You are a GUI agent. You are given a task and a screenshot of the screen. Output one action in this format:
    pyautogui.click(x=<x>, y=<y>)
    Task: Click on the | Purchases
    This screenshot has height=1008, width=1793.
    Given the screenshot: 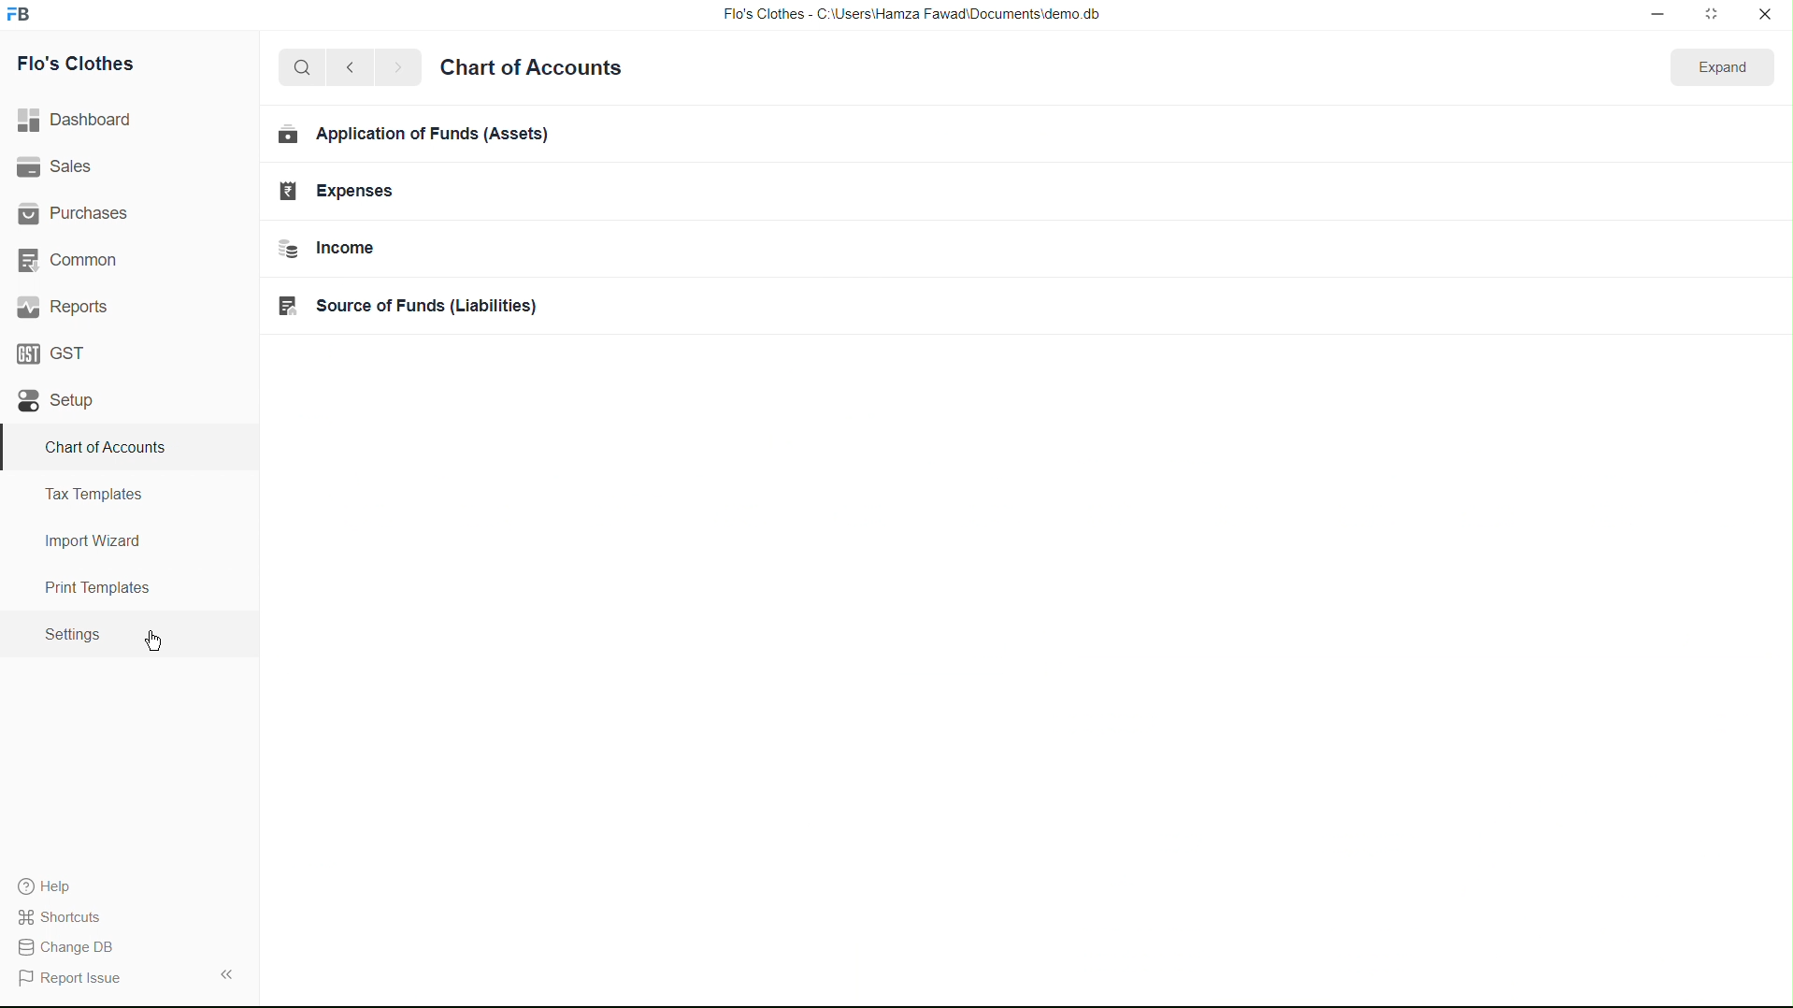 What is the action you would take?
    pyautogui.click(x=81, y=210)
    